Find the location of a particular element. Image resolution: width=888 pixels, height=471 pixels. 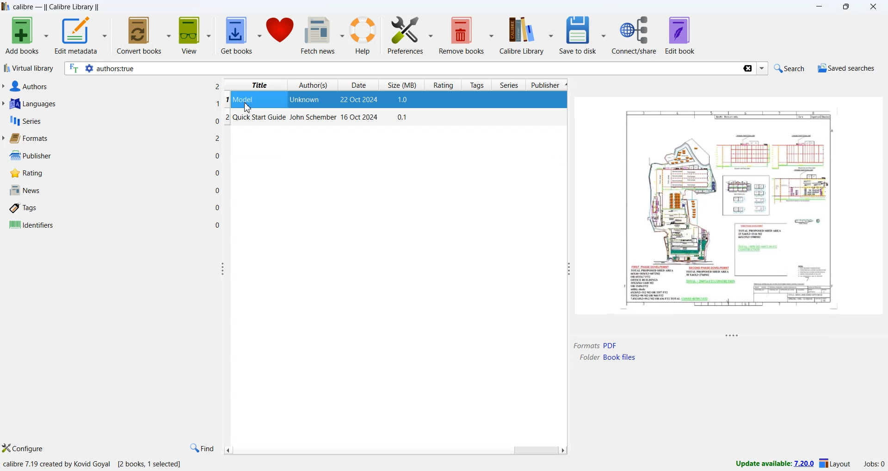

calibre 7.19 created by kovid goyal is located at coordinates (58, 465).